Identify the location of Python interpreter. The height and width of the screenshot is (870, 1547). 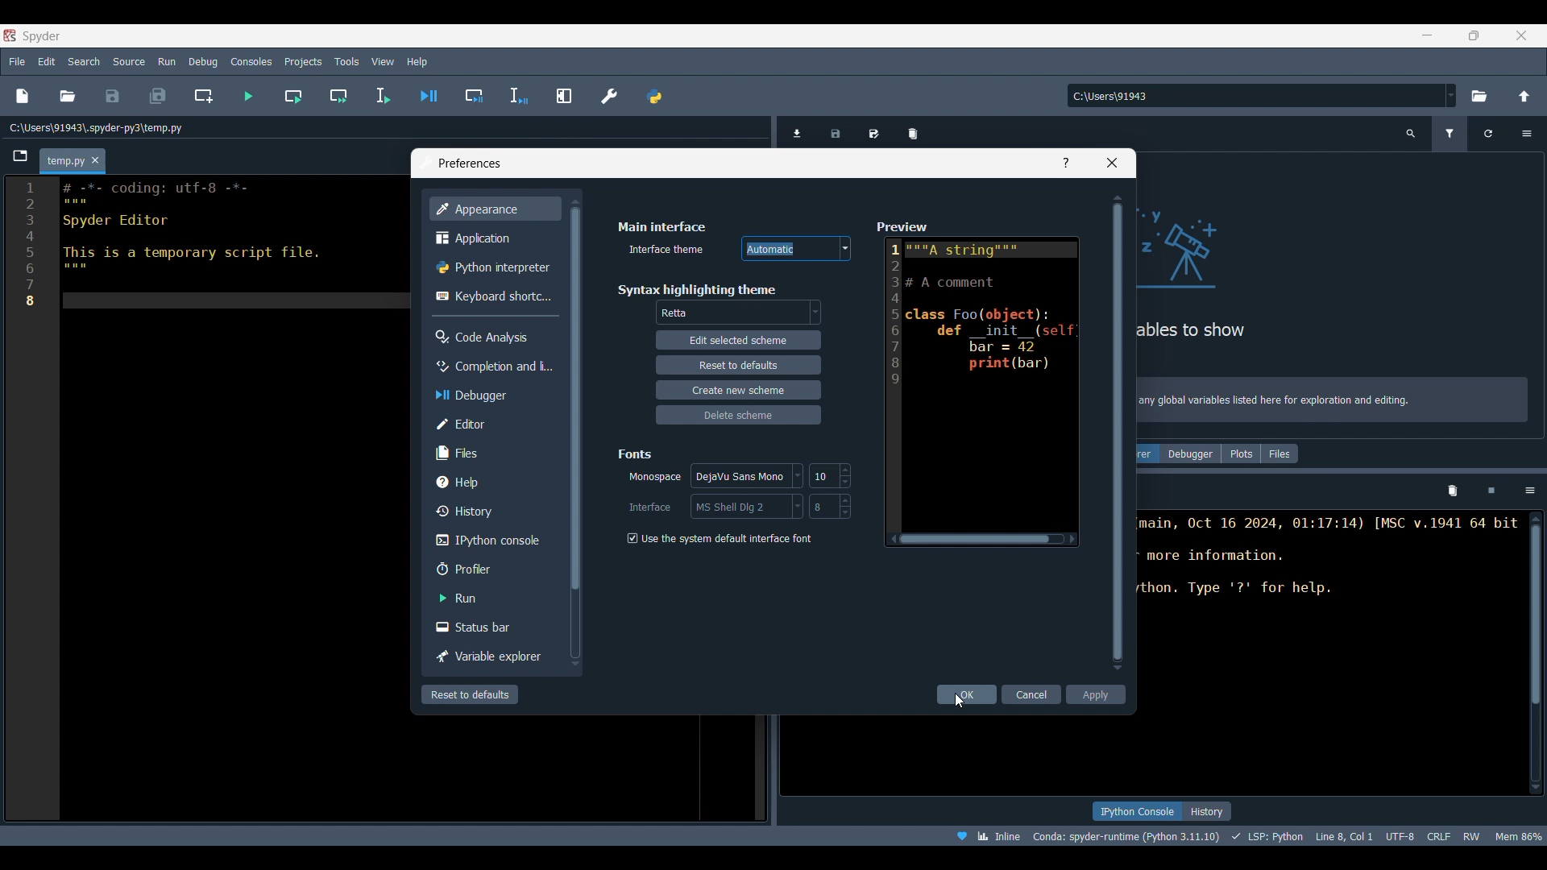
(494, 267).